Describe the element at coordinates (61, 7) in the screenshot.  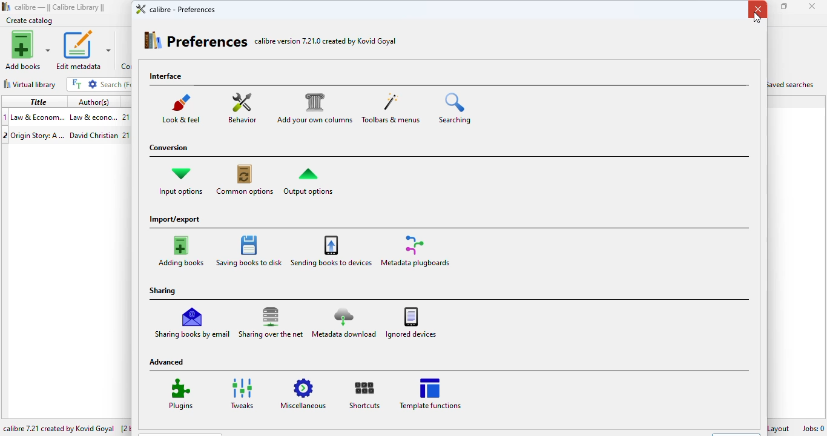
I see `calibre library` at that location.